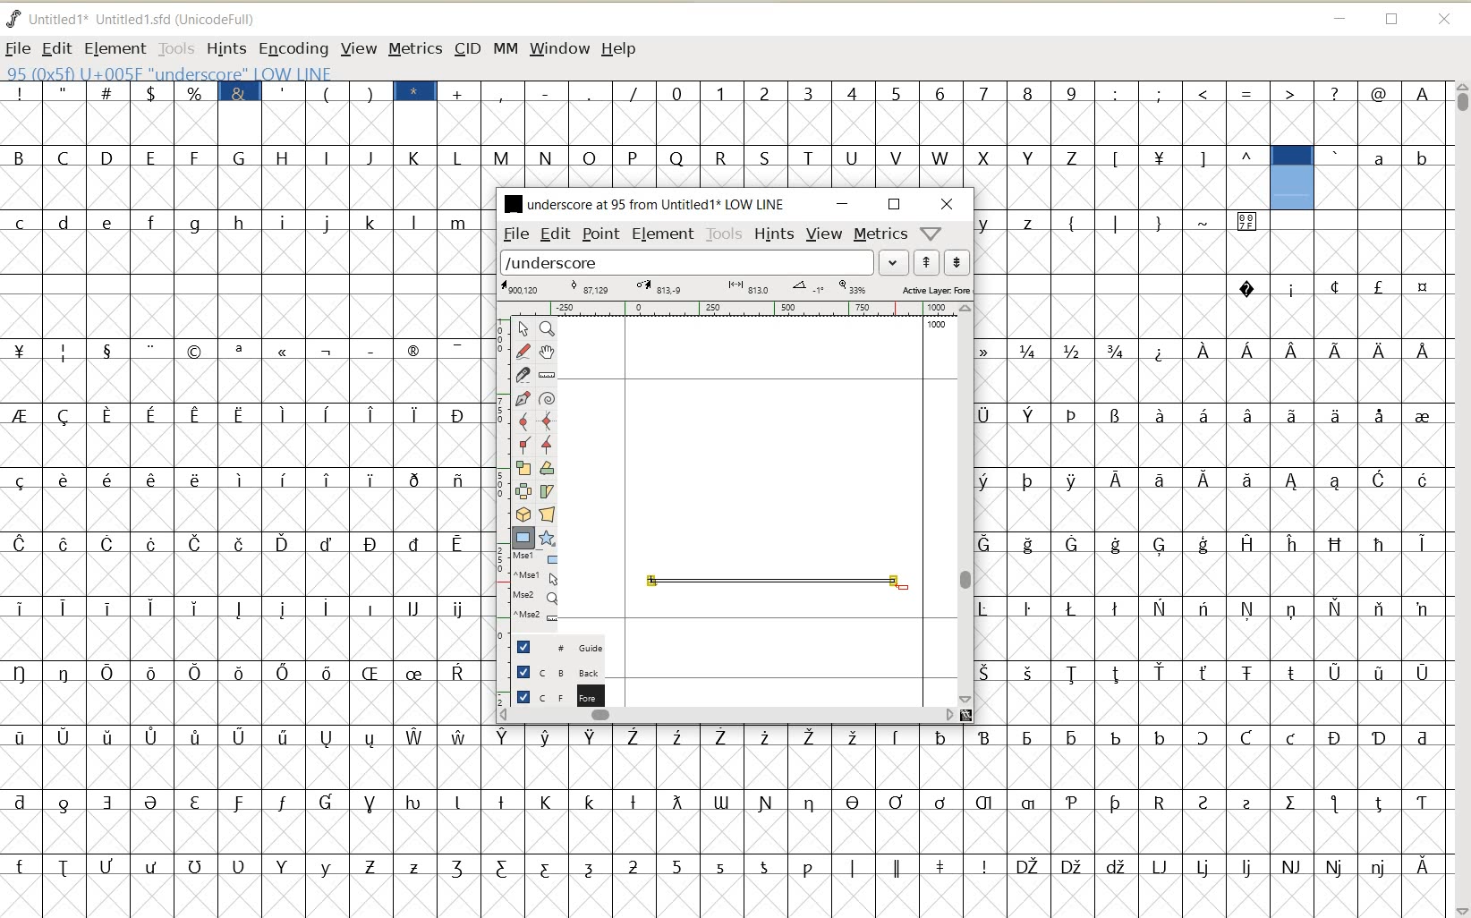 This screenshot has height=918, width=1471. What do you see at coordinates (725, 234) in the screenshot?
I see `TOOLS` at bounding box center [725, 234].